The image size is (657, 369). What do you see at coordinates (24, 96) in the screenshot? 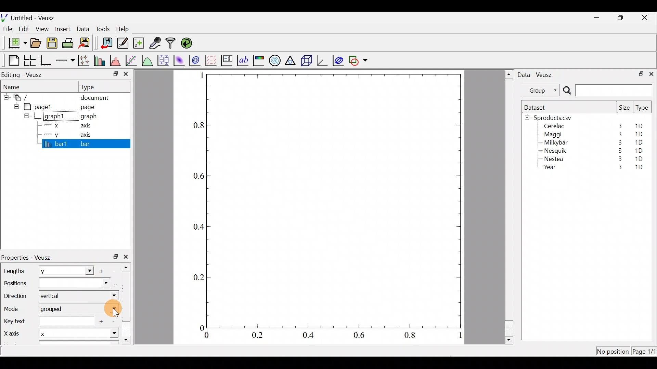
I see `document widget` at bounding box center [24, 96].